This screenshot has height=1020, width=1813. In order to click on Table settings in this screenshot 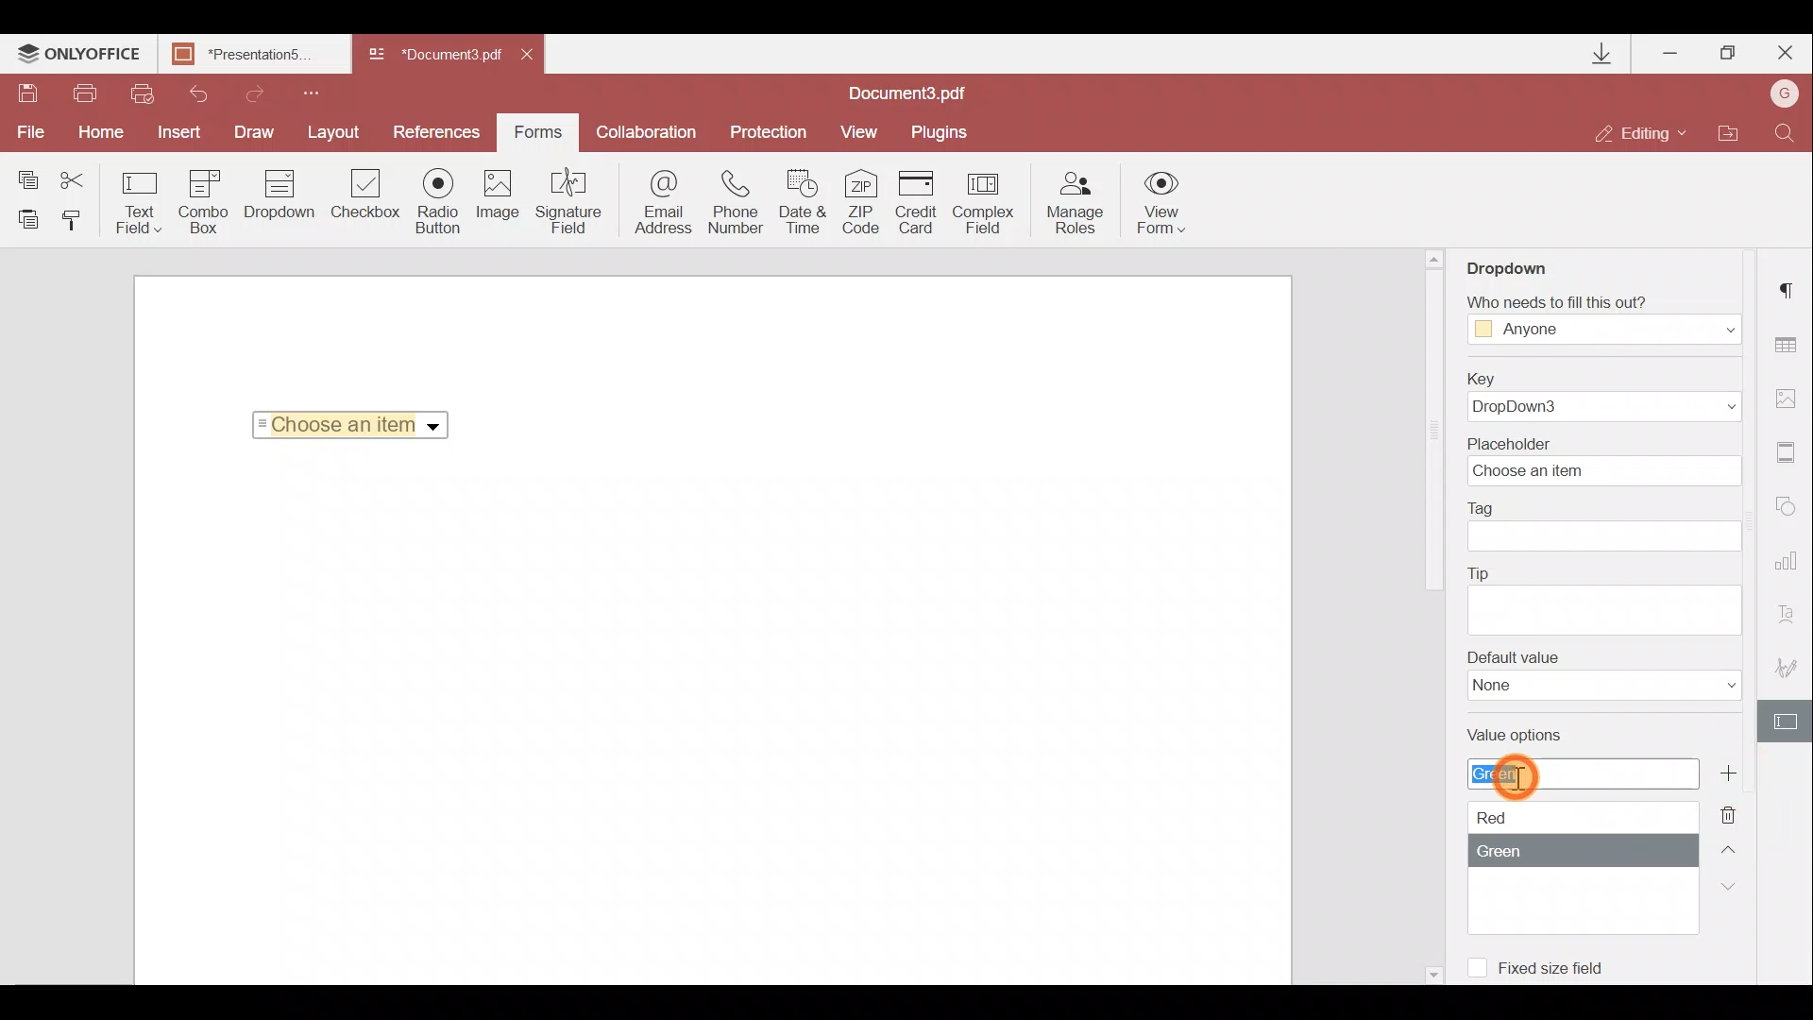, I will do `click(1794, 345)`.